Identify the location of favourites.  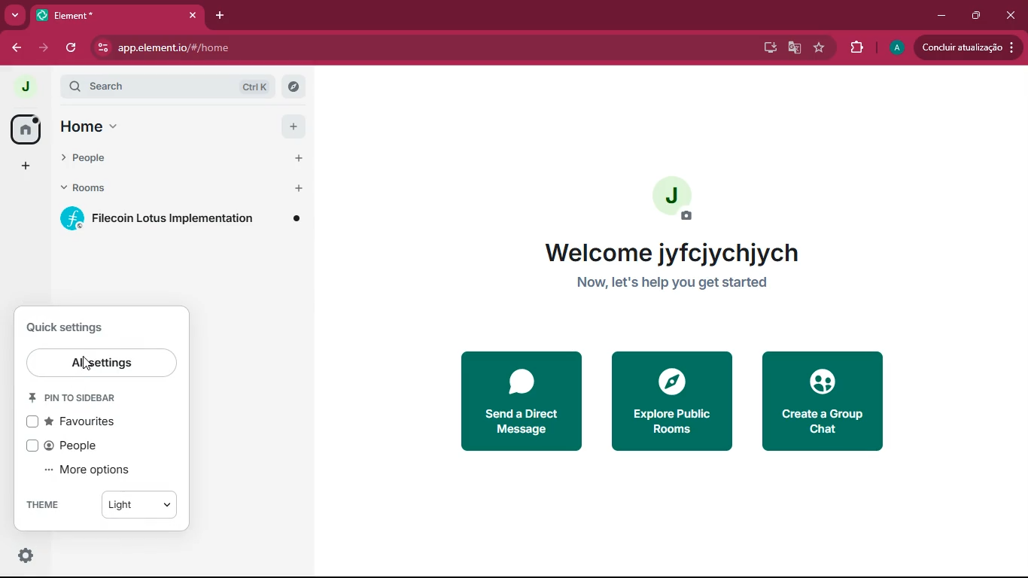
(86, 422).